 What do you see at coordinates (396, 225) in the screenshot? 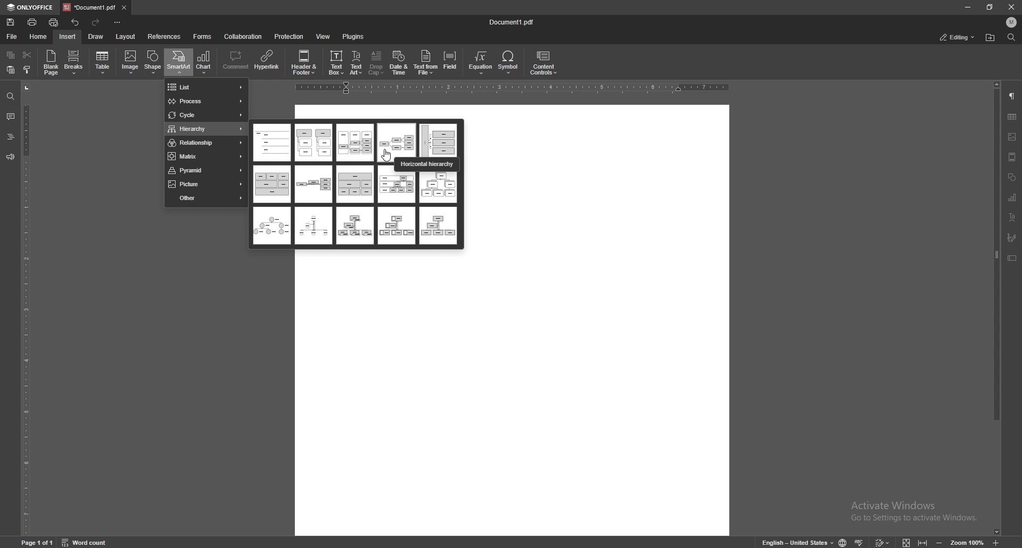
I see `hierarchy smart art` at bounding box center [396, 225].